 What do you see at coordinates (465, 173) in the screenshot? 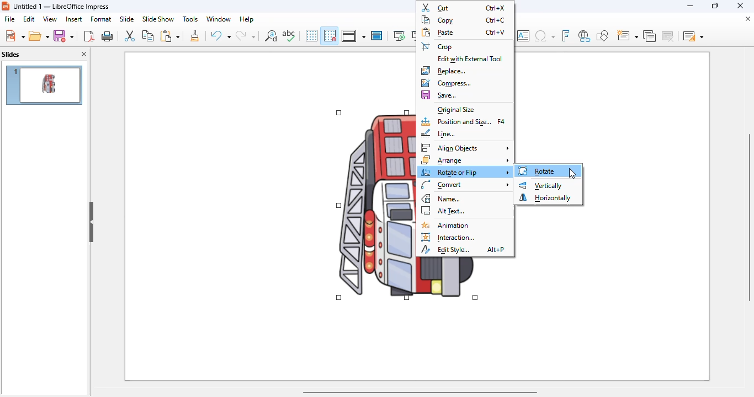
I see `rotate or flip` at bounding box center [465, 173].